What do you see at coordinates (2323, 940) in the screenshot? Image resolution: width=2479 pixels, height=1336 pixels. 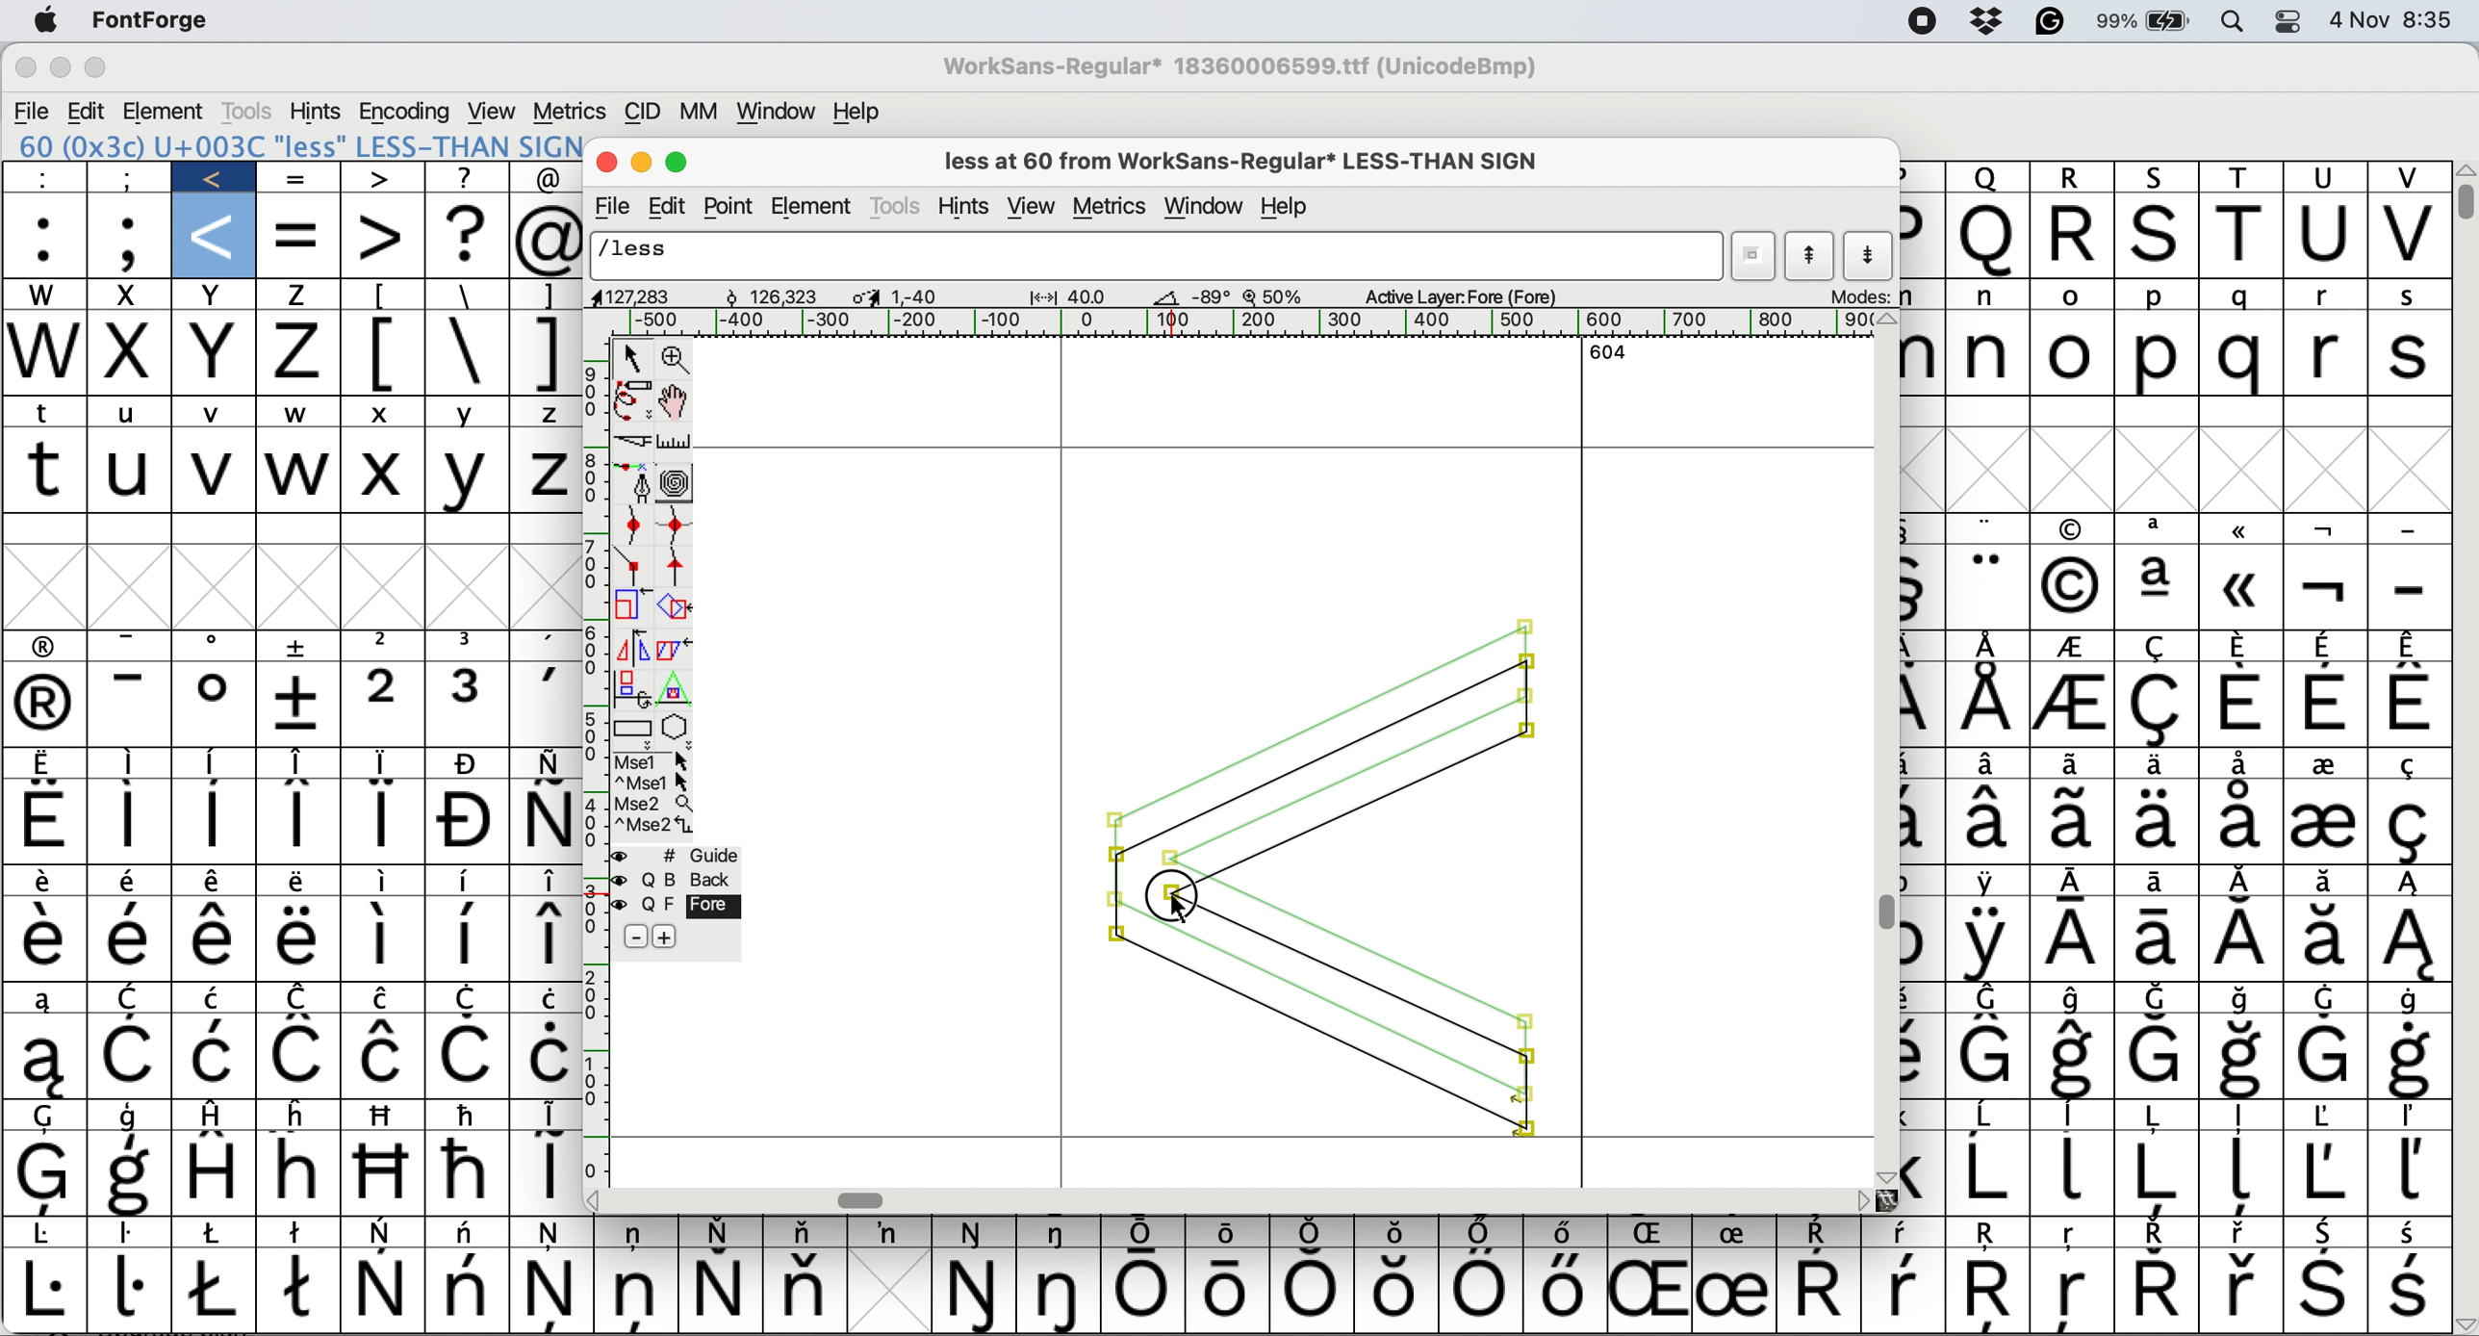 I see `Symbol` at bounding box center [2323, 940].